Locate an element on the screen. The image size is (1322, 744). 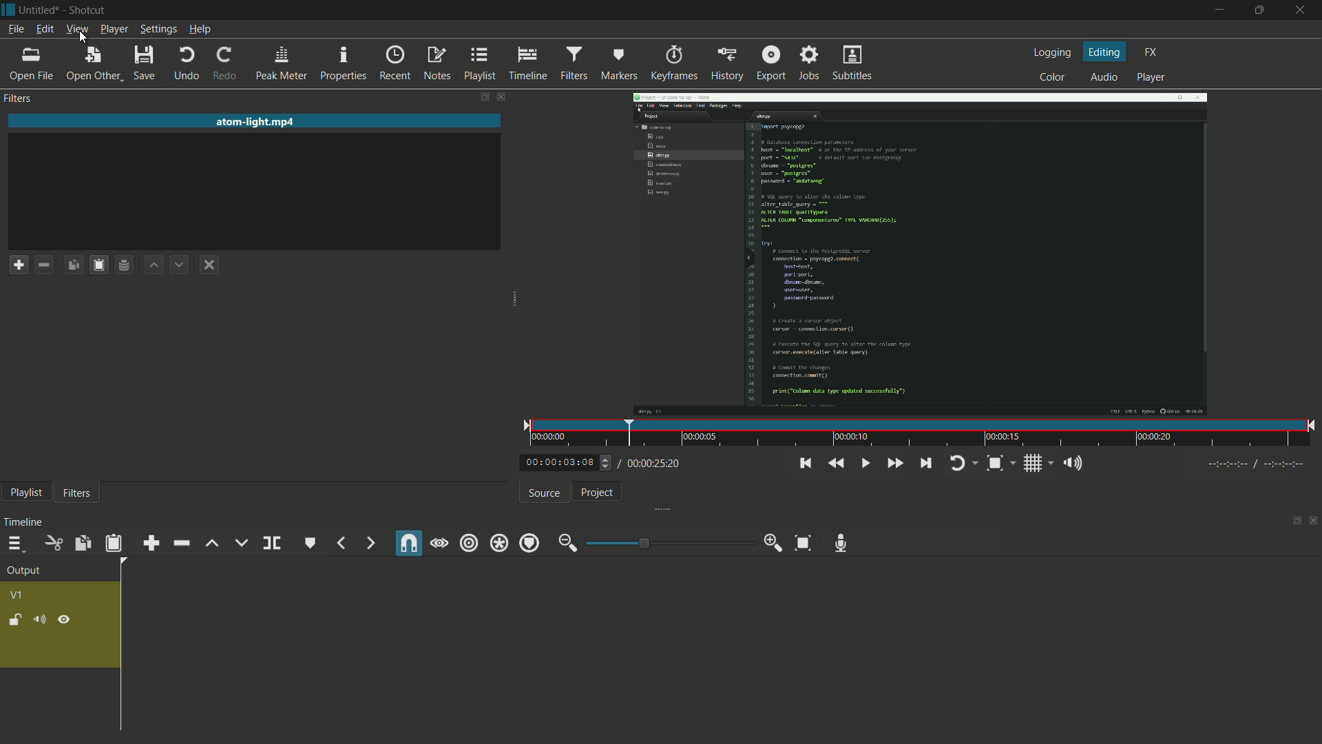
ripple markers is located at coordinates (527, 544).